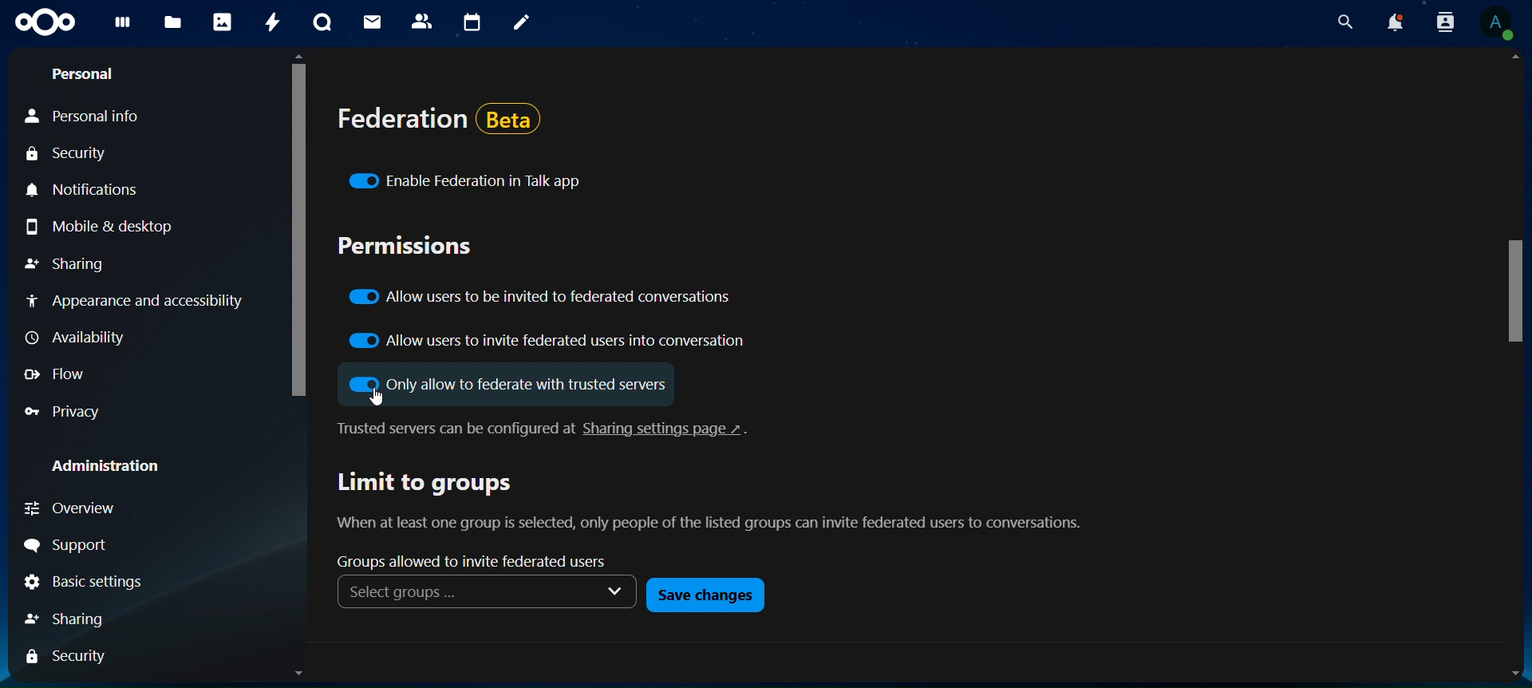 The image size is (1532, 688). What do you see at coordinates (85, 116) in the screenshot?
I see `personal info` at bounding box center [85, 116].